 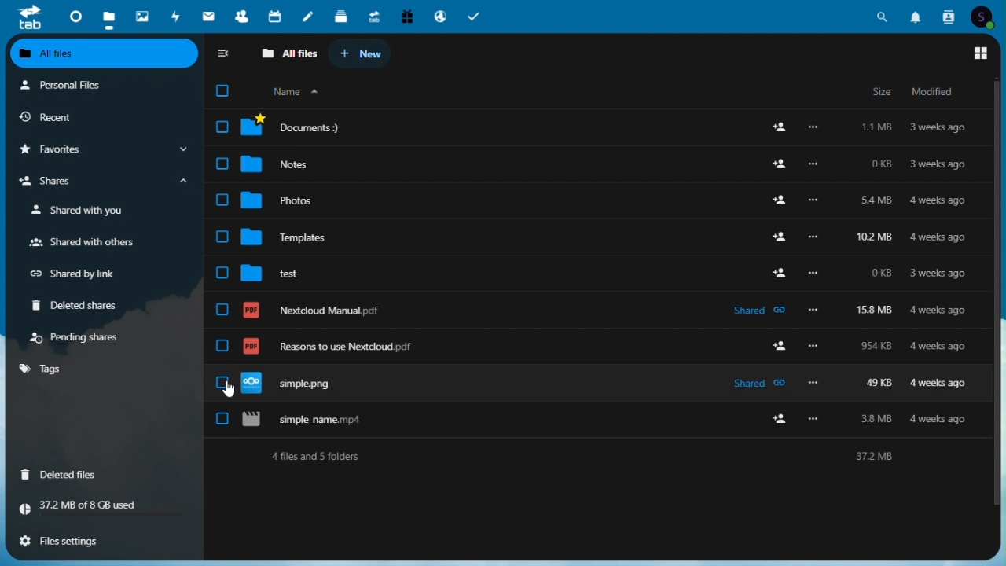 What do you see at coordinates (229, 388) in the screenshot?
I see `cursor` at bounding box center [229, 388].